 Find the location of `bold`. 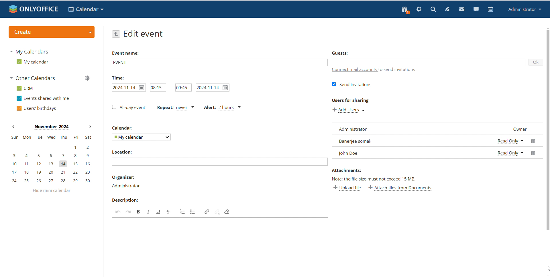

bold is located at coordinates (138, 211).